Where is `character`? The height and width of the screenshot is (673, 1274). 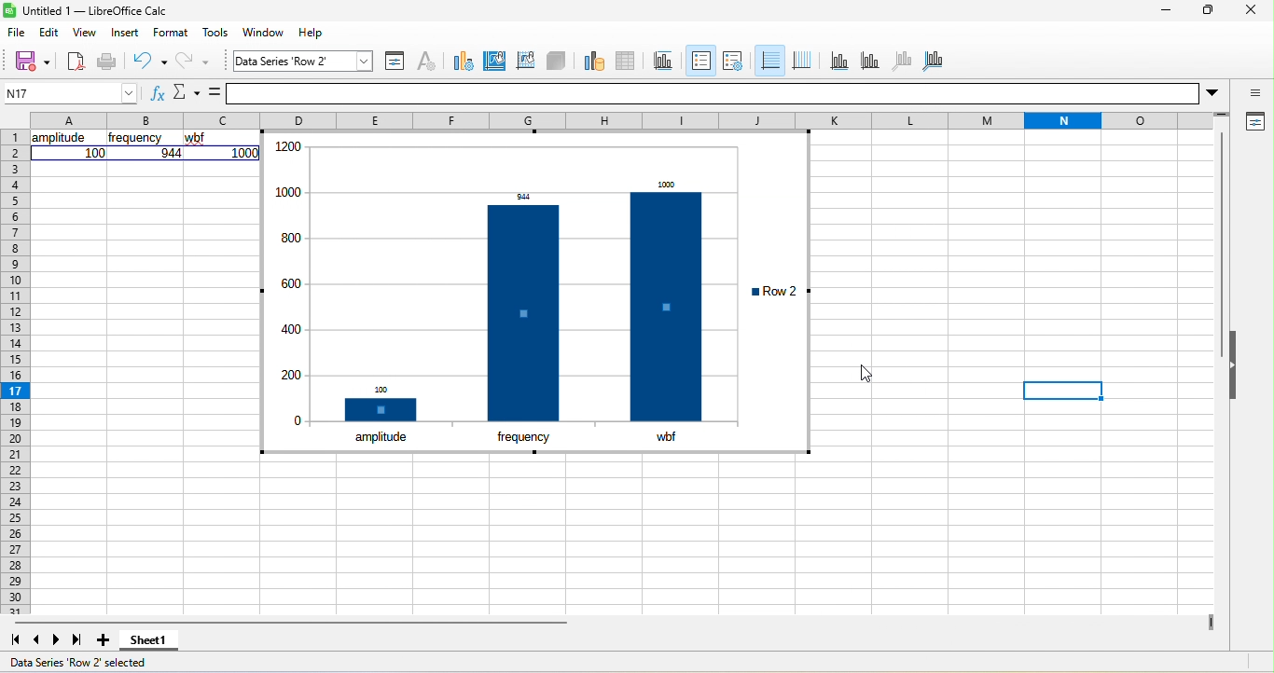
character is located at coordinates (428, 61).